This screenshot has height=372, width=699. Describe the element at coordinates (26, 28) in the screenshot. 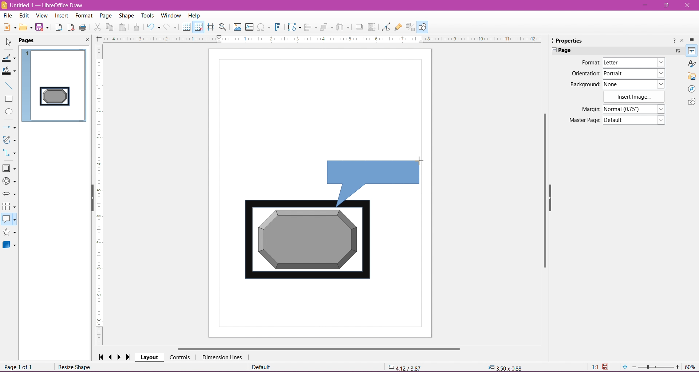

I see `Open` at that location.